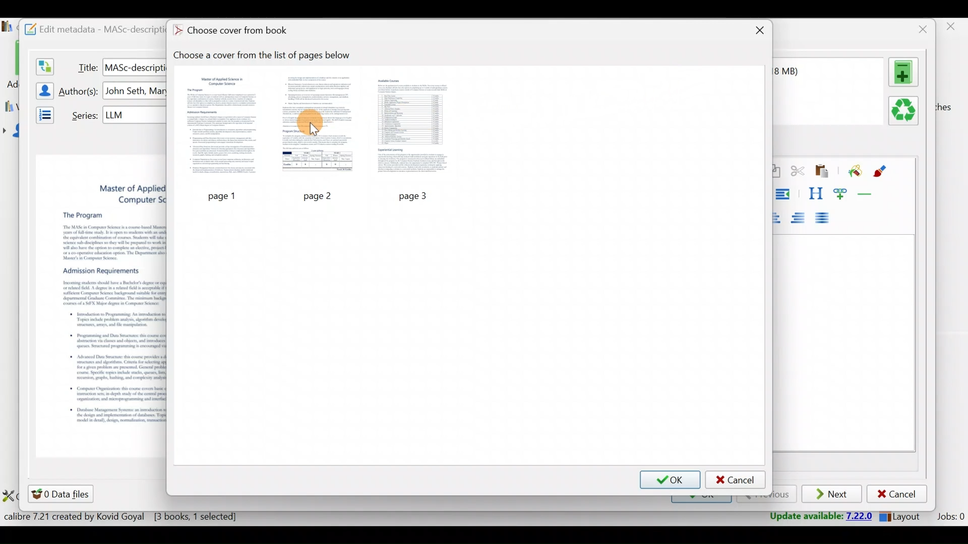 This screenshot has height=544, width=968. Describe the element at coordinates (736, 480) in the screenshot. I see `cancel` at that location.